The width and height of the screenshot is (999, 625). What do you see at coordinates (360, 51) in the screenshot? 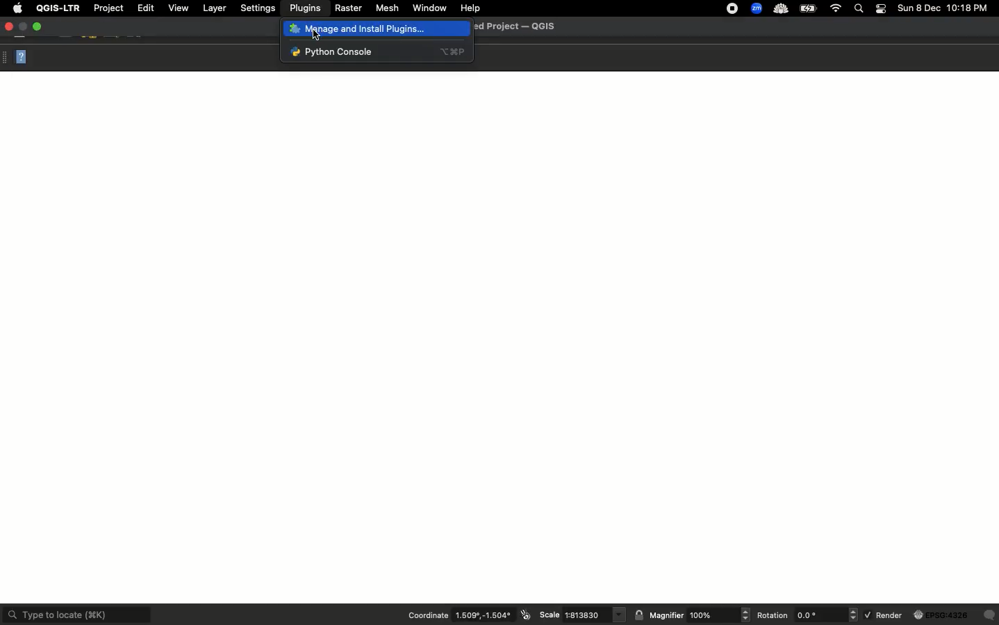
I see `Python console` at bounding box center [360, 51].